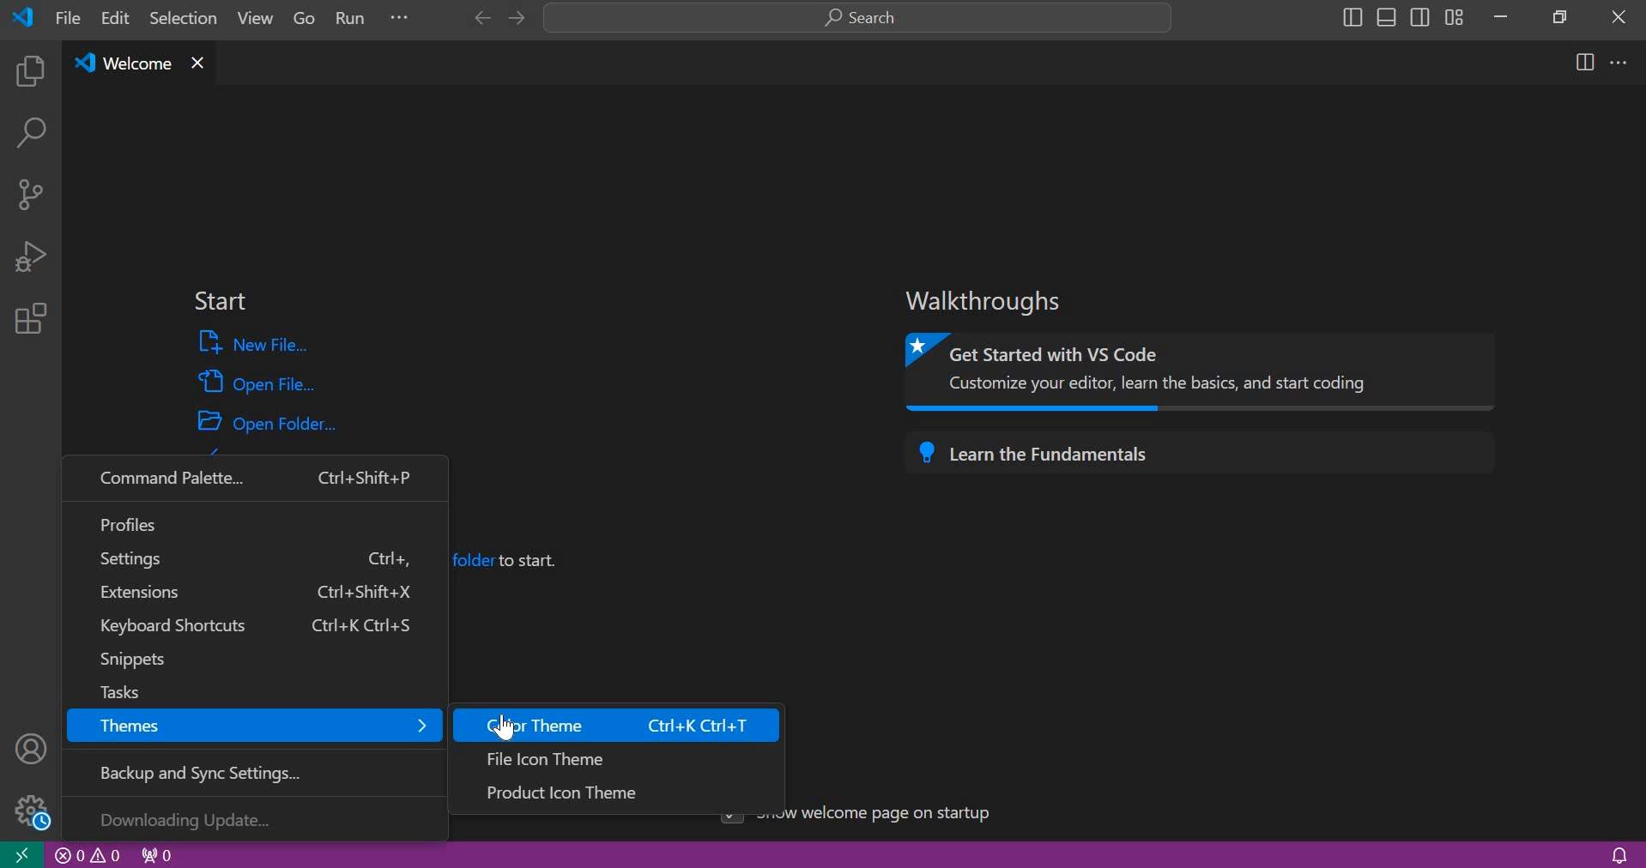 This screenshot has height=868, width=1646. Describe the element at coordinates (1586, 62) in the screenshot. I see `split editor right` at that location.